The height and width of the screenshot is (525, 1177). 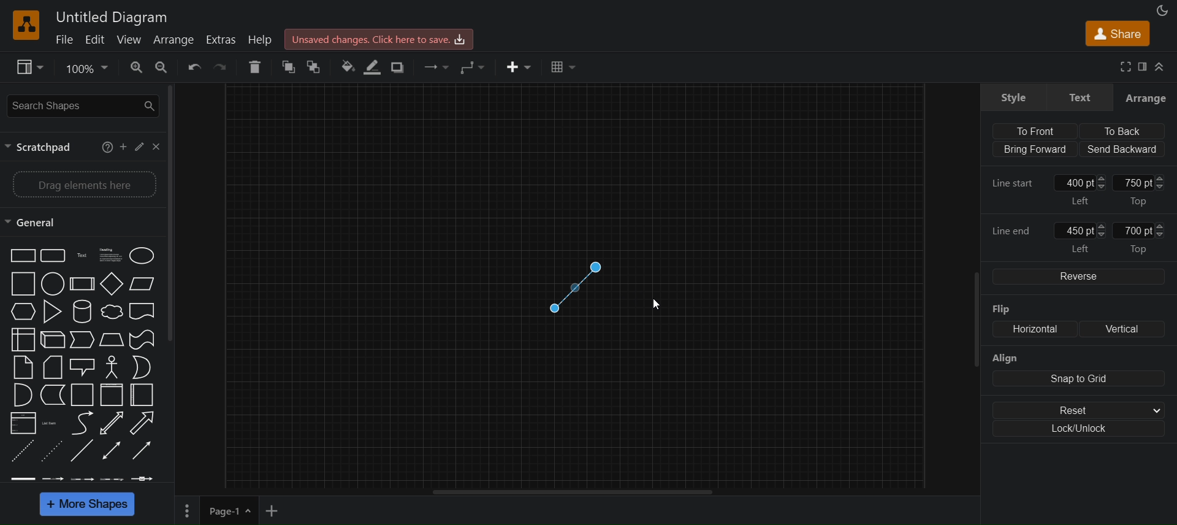 I want to click on snap to grid, so click(x=1078, y=379).